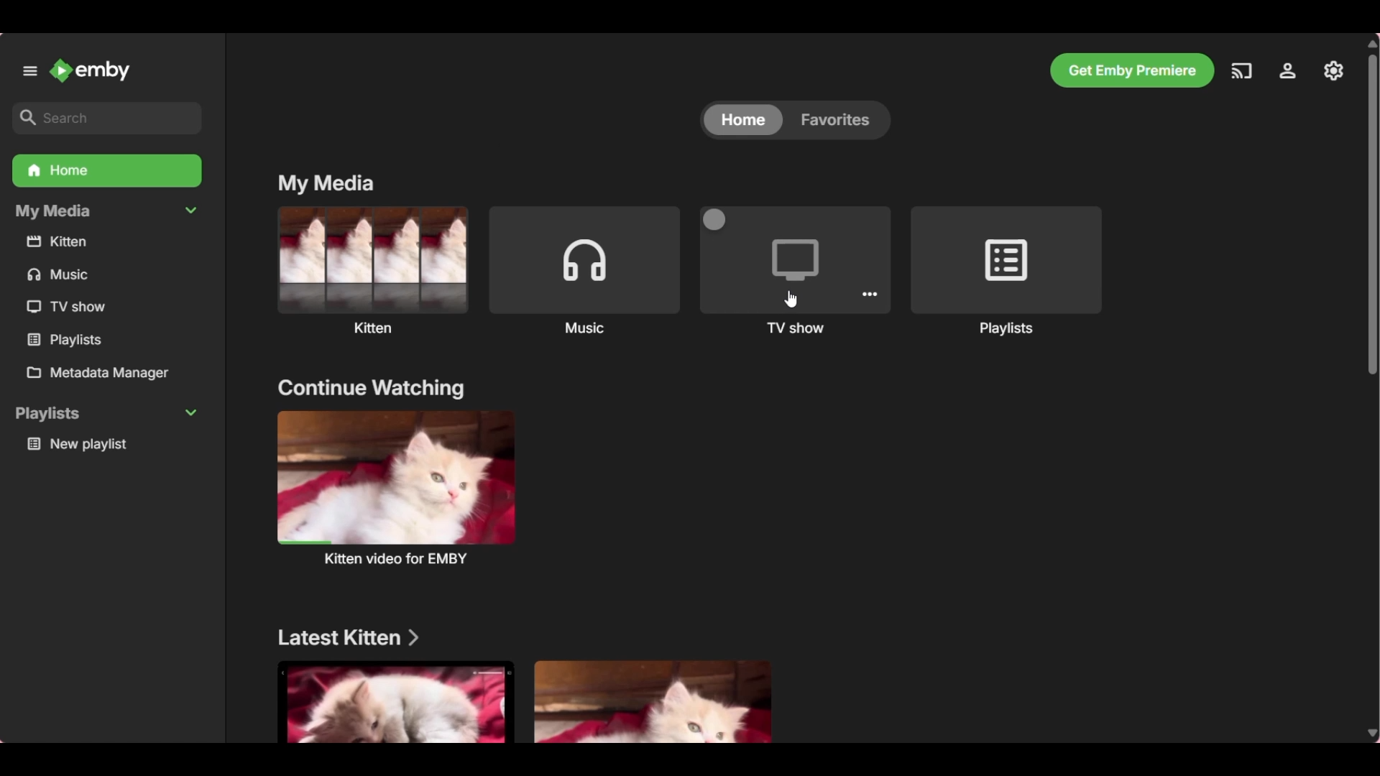  What do you see at coordinates (401, 559) in the screenshot?
I see `text` at bounding box center [401, 559].